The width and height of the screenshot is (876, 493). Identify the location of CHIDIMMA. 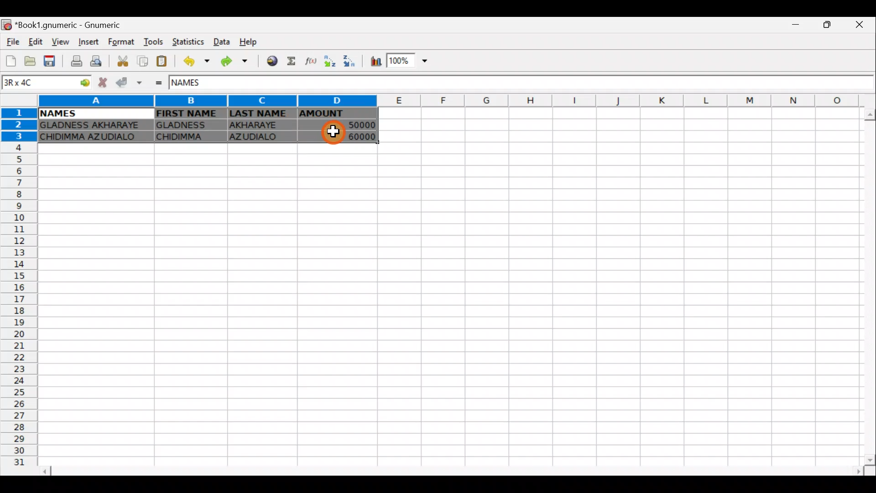
(188, 136).